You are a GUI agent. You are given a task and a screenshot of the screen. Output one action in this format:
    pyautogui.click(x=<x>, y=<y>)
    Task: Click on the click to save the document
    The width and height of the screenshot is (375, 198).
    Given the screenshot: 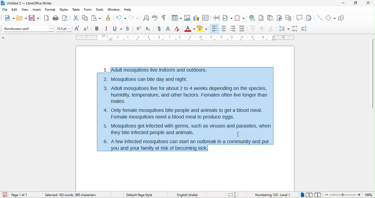 What is the action you would take?
    pyautogui.click(x=6, y=195)
    